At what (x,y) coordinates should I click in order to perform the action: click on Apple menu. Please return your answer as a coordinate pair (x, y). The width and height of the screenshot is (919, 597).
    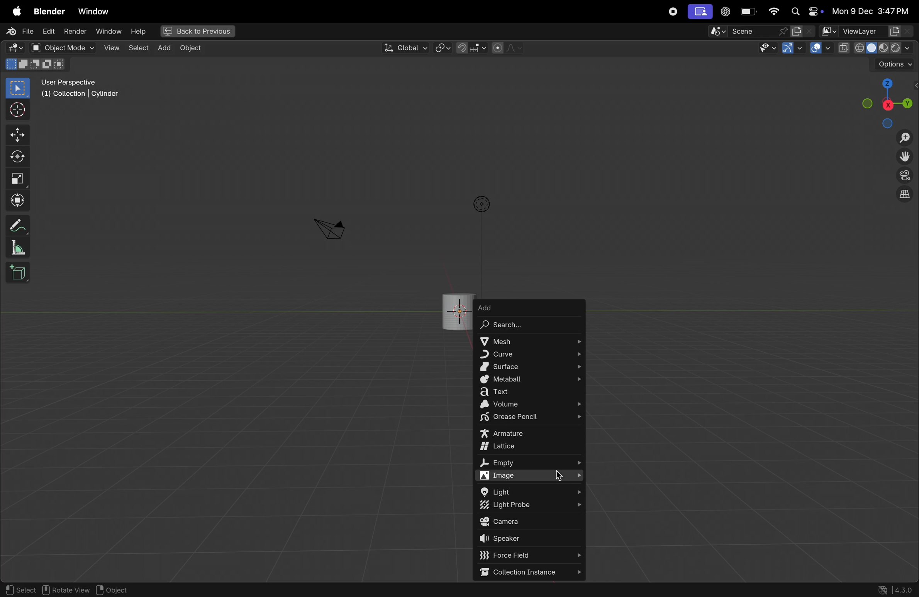
    Looking at the image, I should click on (14, 10).